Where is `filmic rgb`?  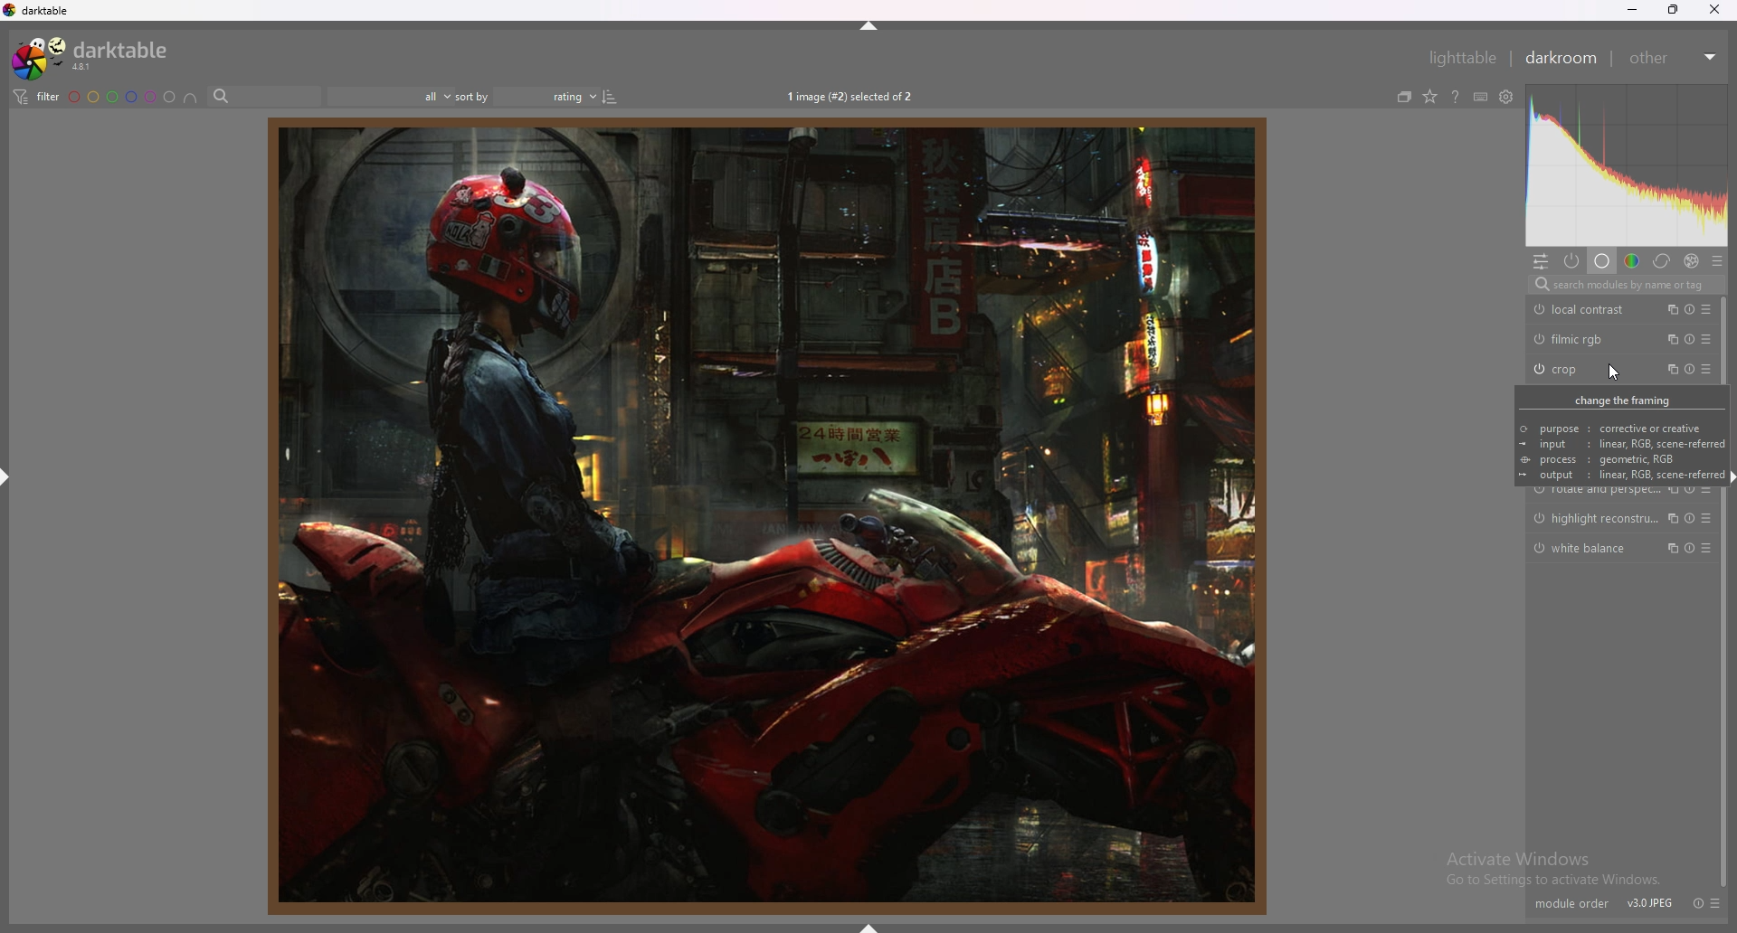
filmic rgb is located at coordinates (1585, 339).